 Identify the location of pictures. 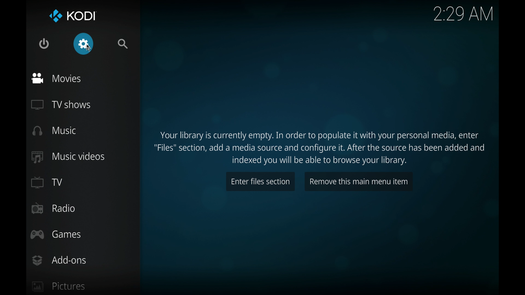
(59, 287).